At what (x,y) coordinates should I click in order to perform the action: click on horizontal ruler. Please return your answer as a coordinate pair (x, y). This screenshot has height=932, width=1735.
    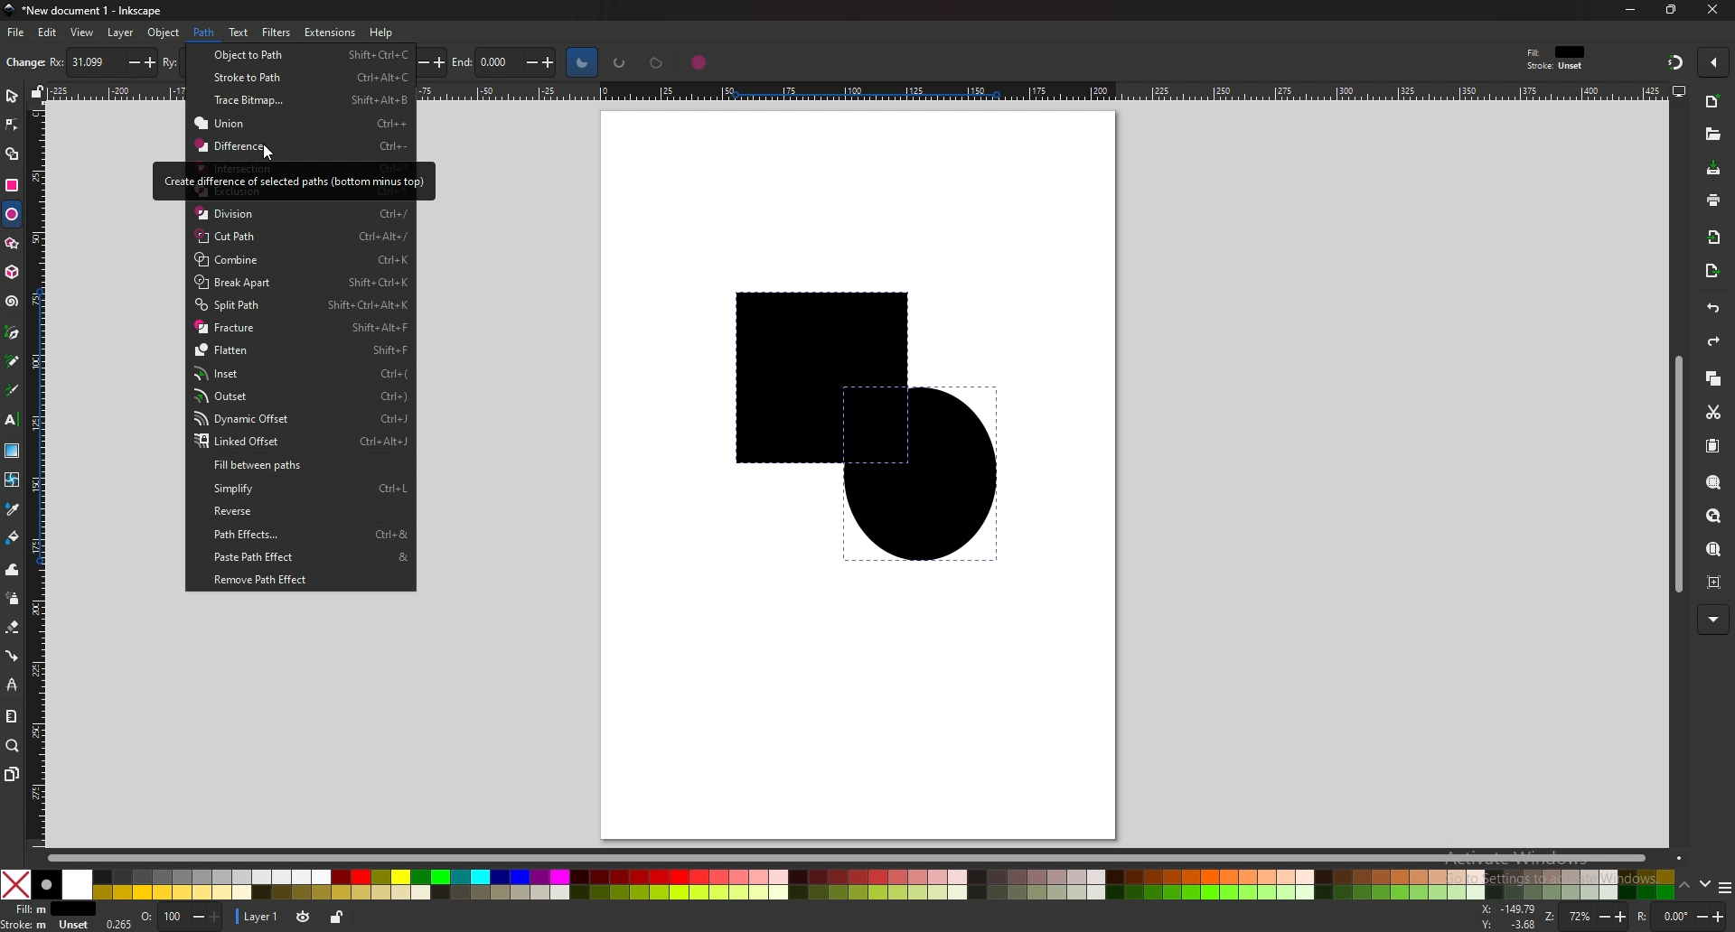
    Looking at the image, I should click on (1036, 90).